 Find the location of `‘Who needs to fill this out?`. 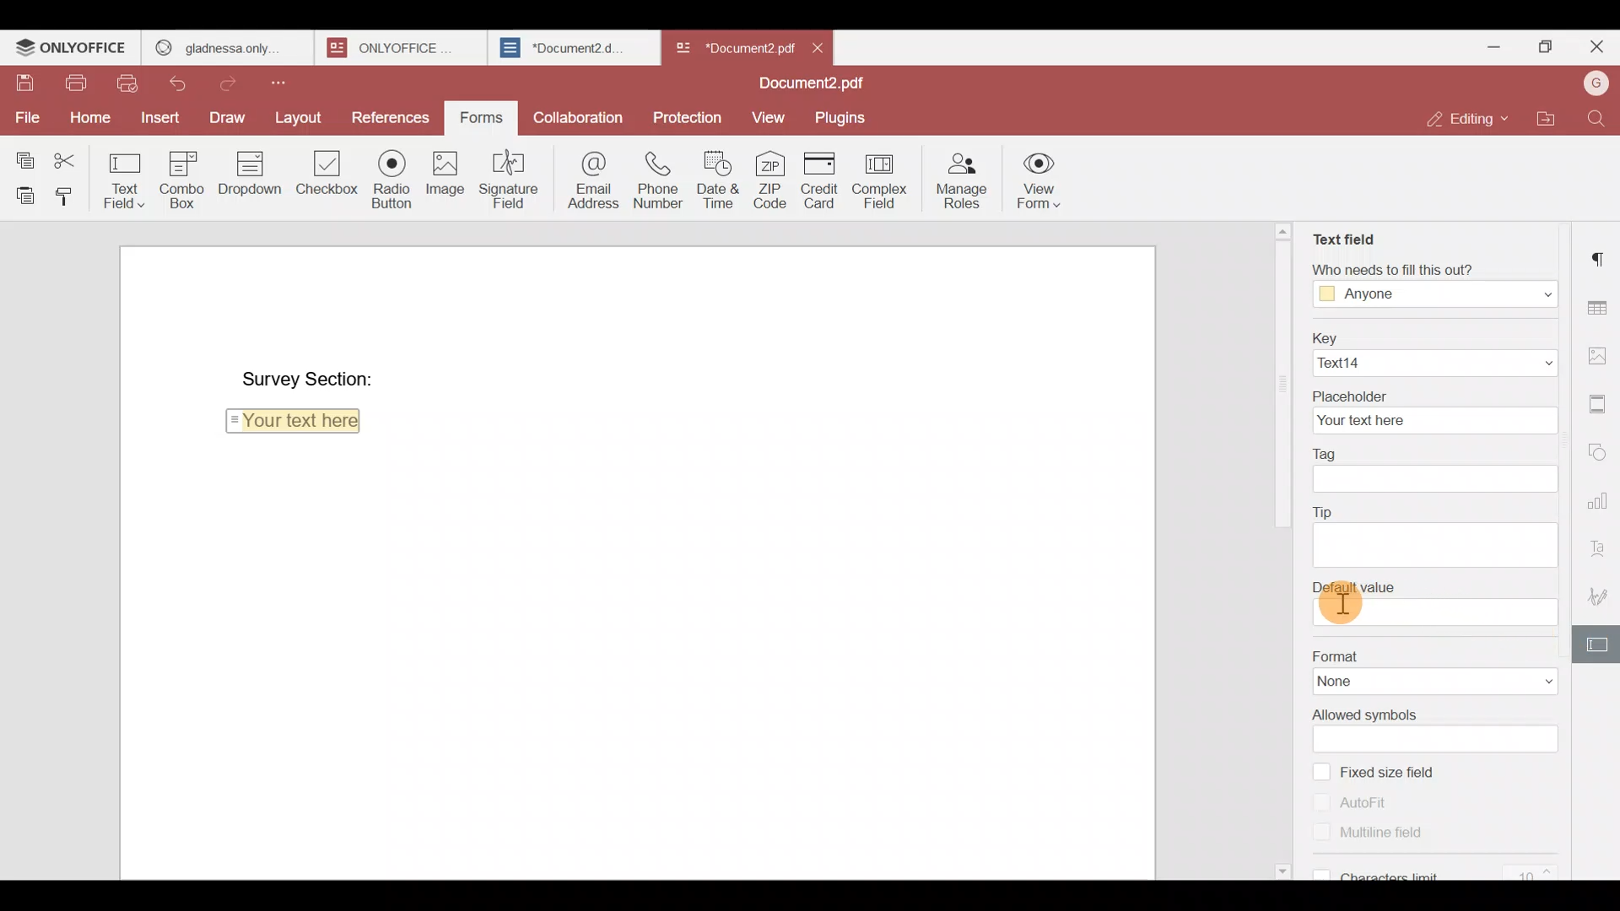

‘Who needs to fill this out? is located at coordinates (1434, 268).